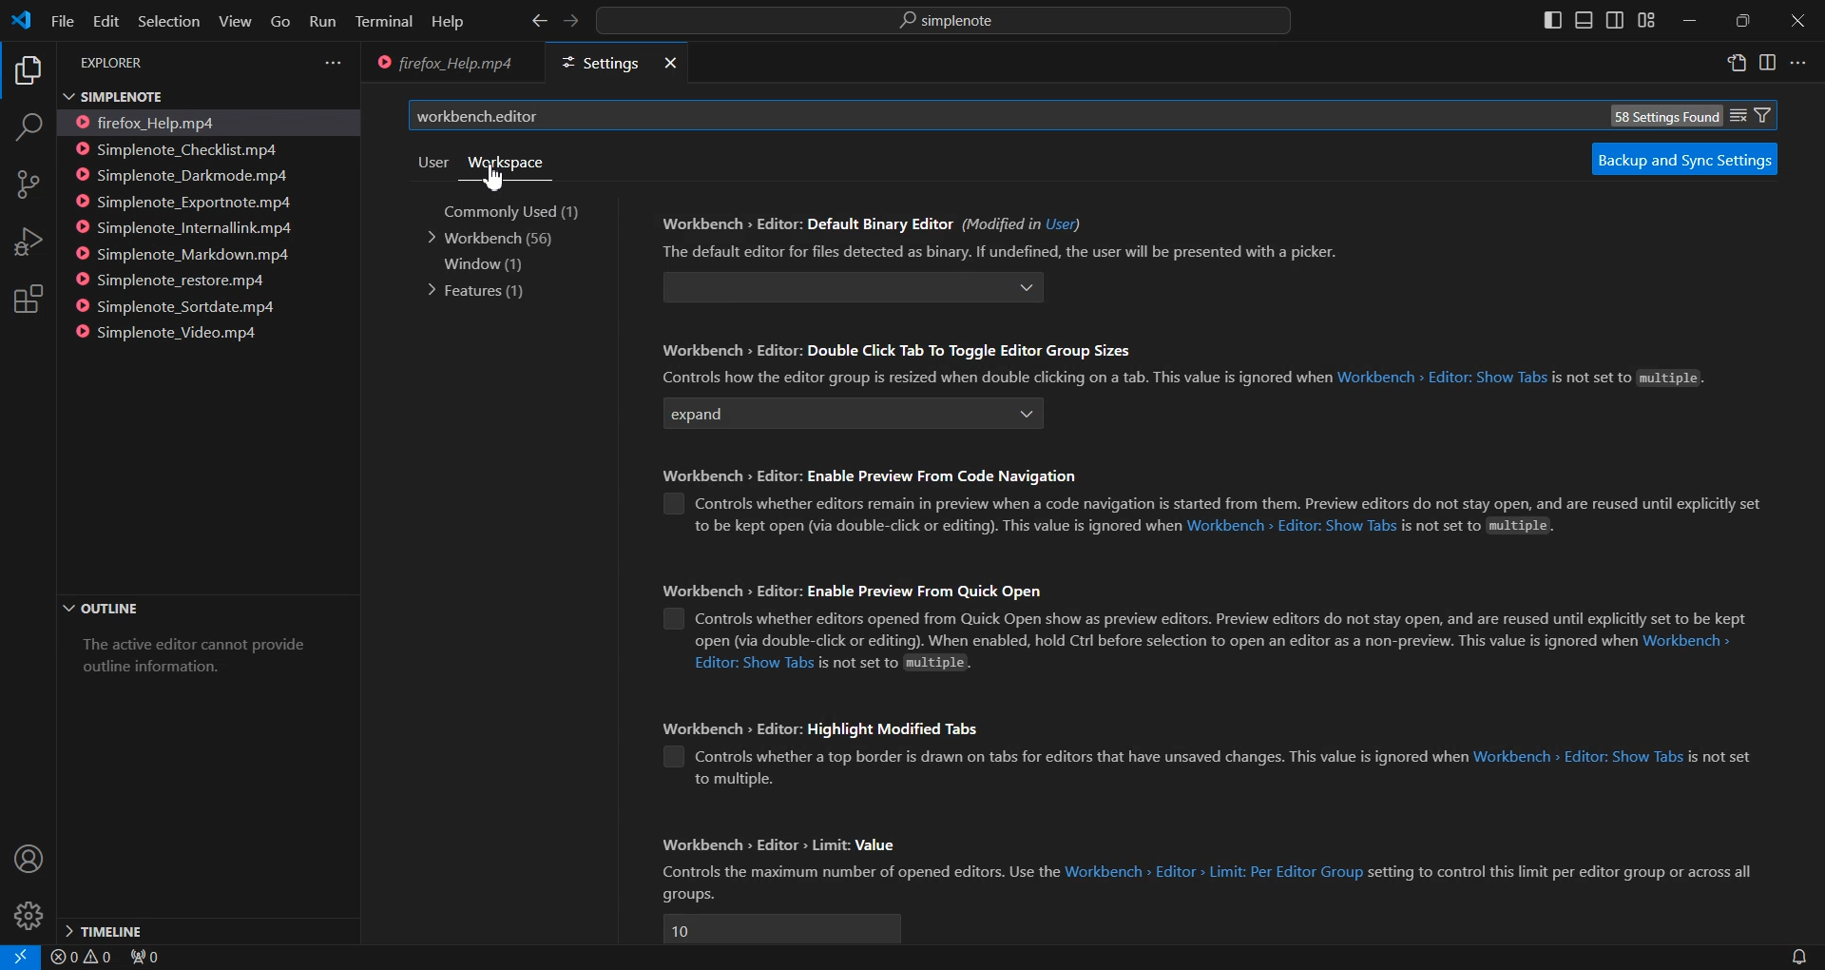 This screenshot has height=970, width=1825. What do you see at coordinates (29, 301) in the screenshot?
I see `Extension's` at bounding box center [29, 301].